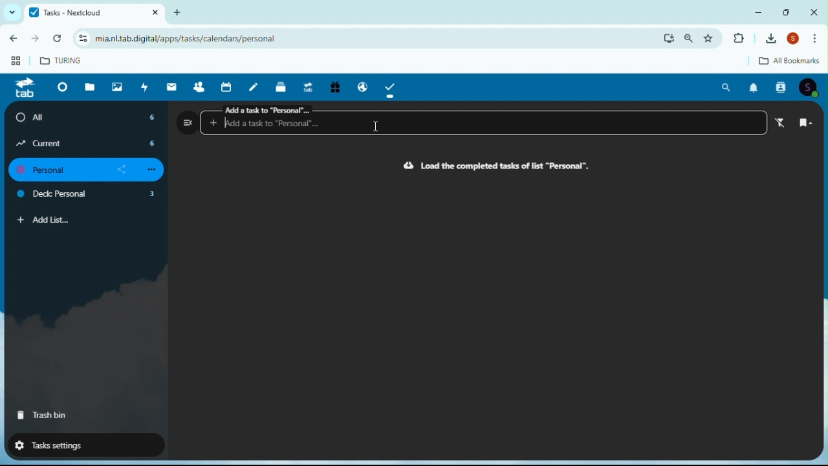 This screenshot has width=828, height=466. Describe the element at coordinates (199, 86) in the screenshot. I see `Contacts` at that location.